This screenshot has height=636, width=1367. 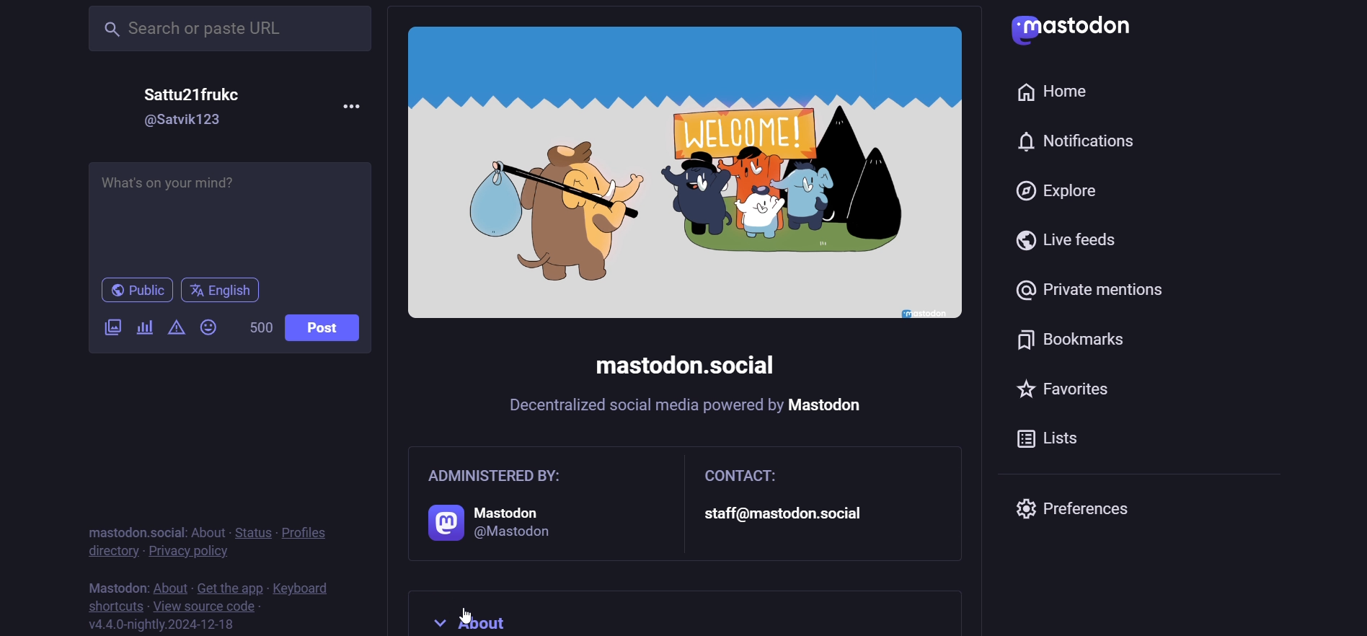 What do you see at coordinates (352, 104) in the screenshot?
I see `more` at bounding box center [352, 104].